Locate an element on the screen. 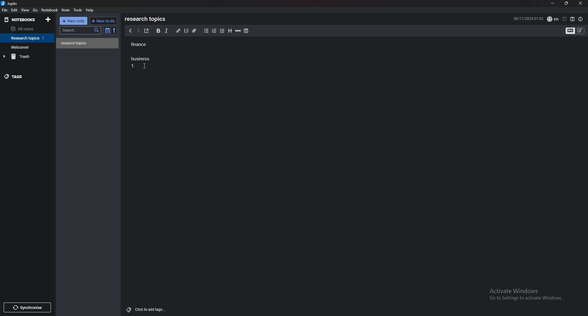  all notes is located at coordinates (25, 29).